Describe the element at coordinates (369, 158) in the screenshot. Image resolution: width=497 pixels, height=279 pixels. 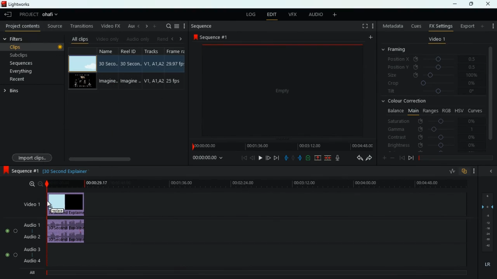
I see `forward` at that location.